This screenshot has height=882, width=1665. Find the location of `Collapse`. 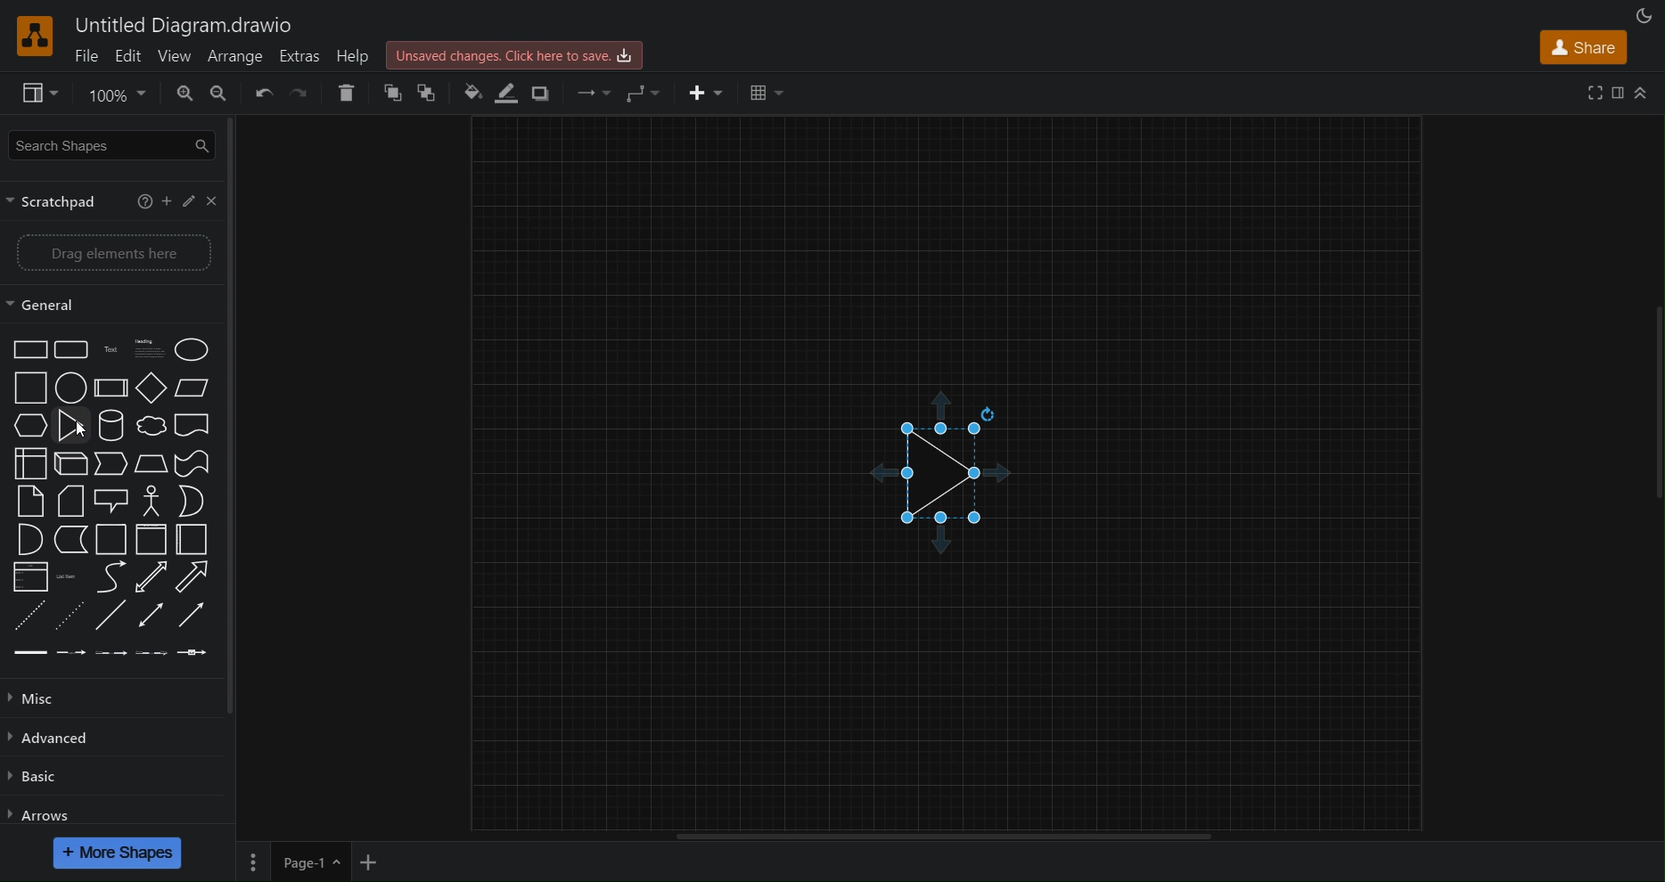

Collapse is located at coordinates (1640, 94).